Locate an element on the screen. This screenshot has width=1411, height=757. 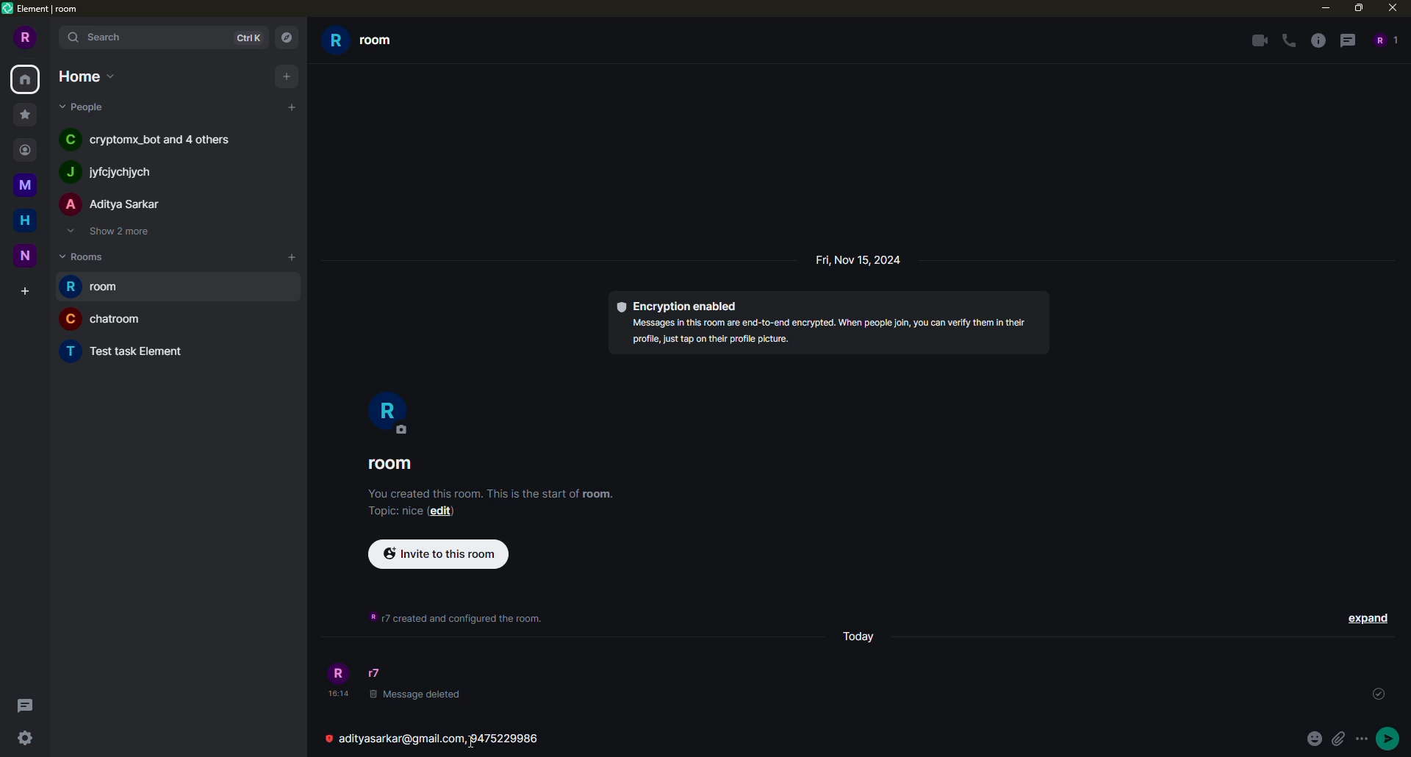
threads is located at coordinates (25, 703).